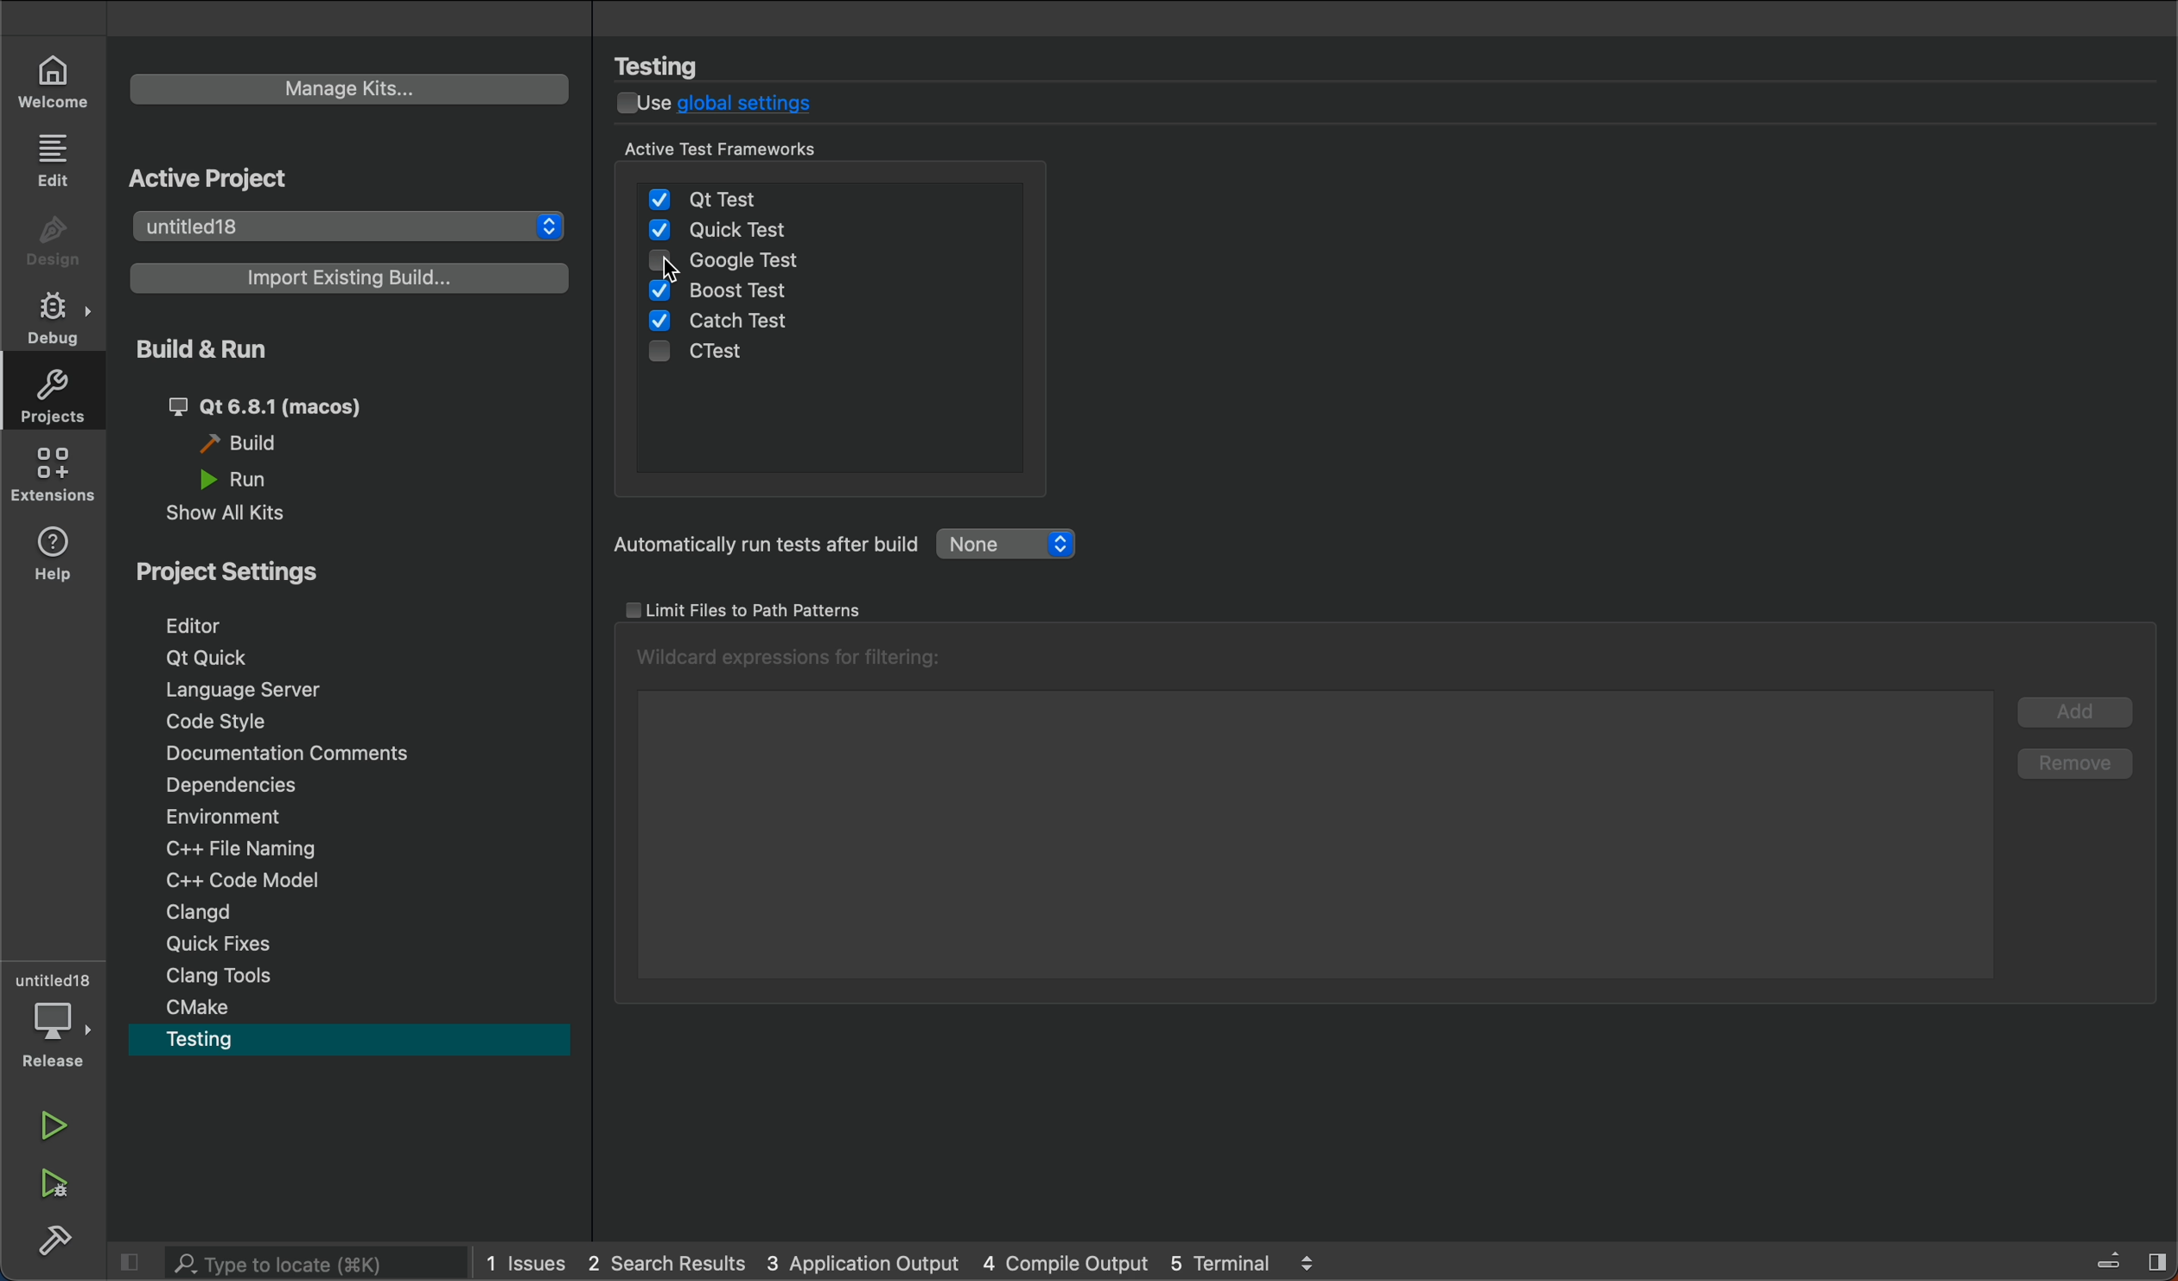 The image size is (2178, 1281). I want to click on help, so click(55, 552).